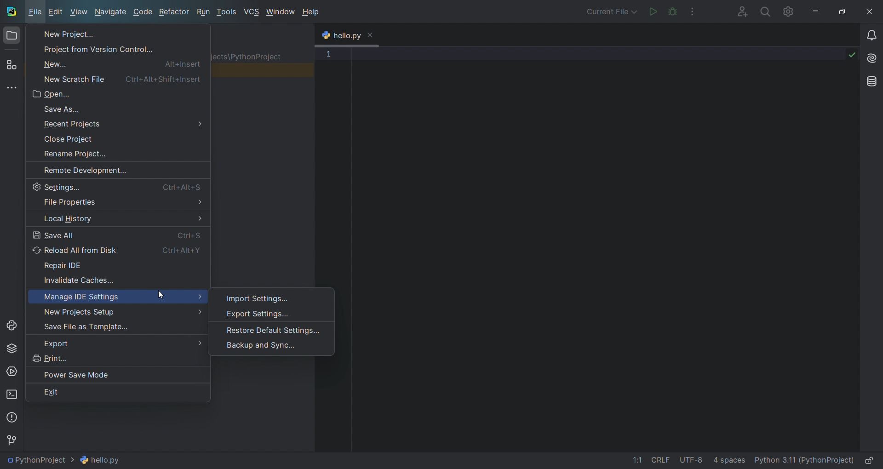 The height and width of the screenshot is (469, 883). What do you see at coordinates (119, 185) in the screenshot?
I see `settings` at bounding box center [119, 185].